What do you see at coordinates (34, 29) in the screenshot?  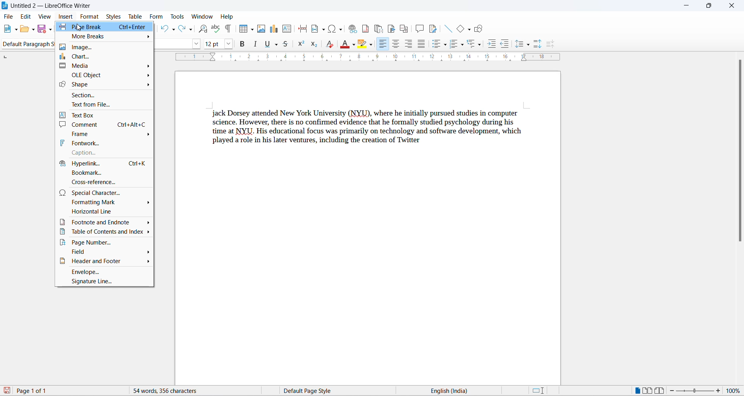 I see `open options` at bounding box center [34, 29].